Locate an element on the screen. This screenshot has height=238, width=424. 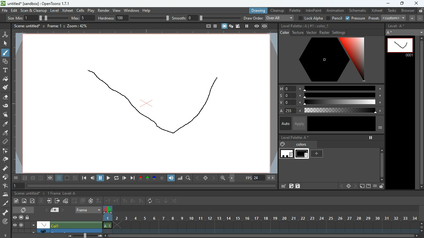
radar is located at coordinates (6, 222).